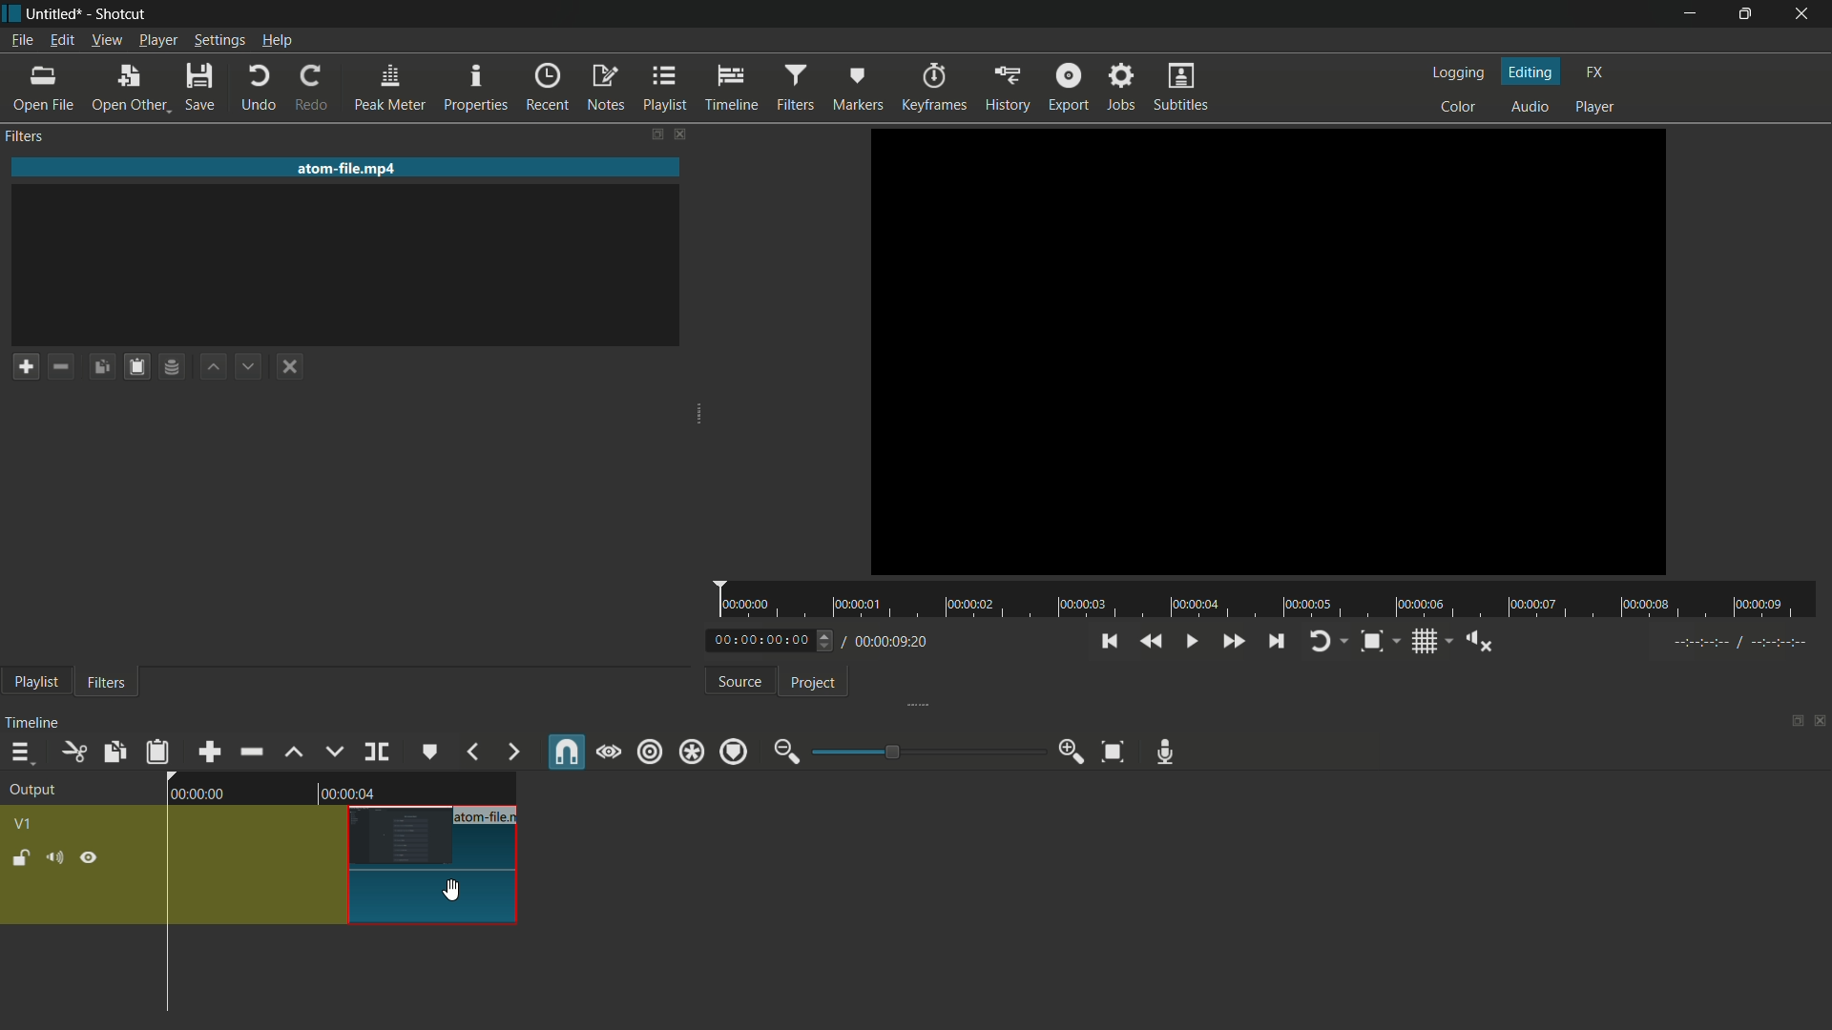 The image size is (1832, 1030). Describe the element at coordinates (1480, 642) in the screenshot. I see `show volume control` at that location.